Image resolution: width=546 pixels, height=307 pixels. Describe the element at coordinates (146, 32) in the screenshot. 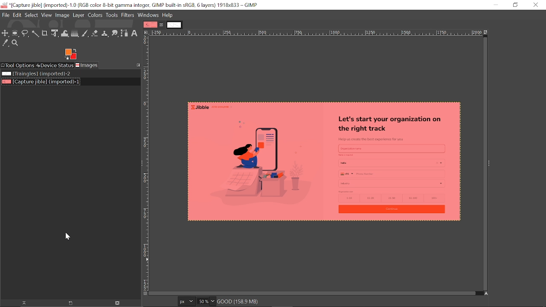

I see `Access this image menu` at that location.